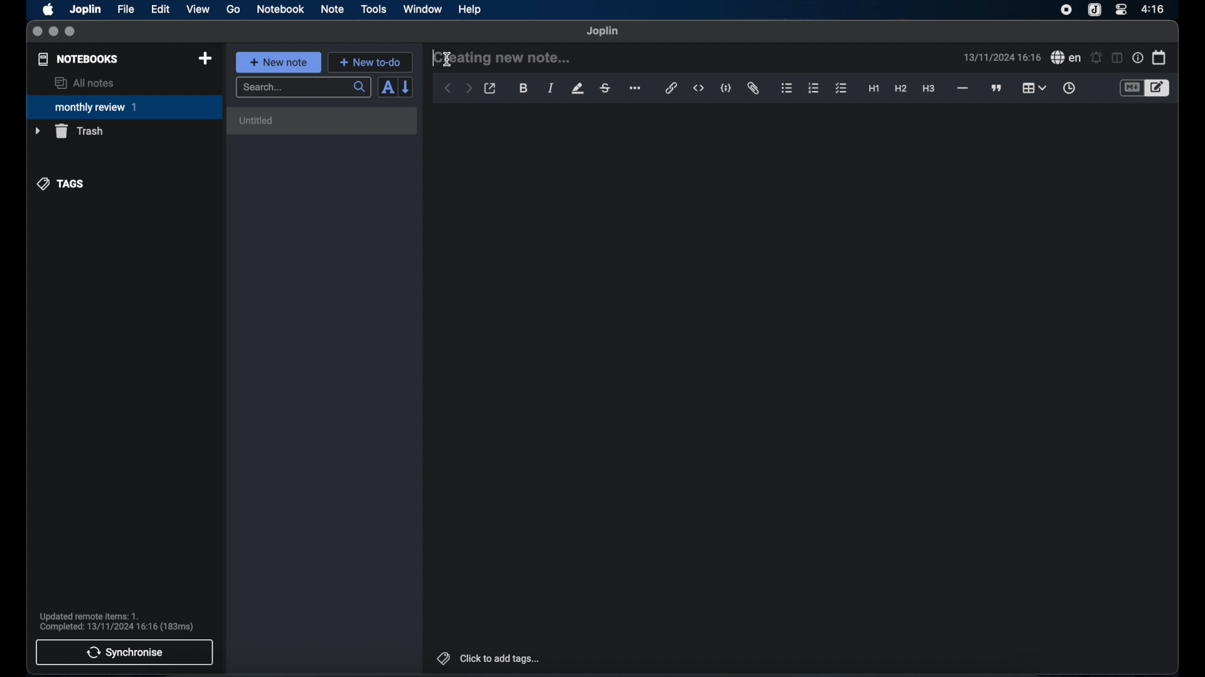 The image size is (1205, 677). I want to click on heading 2, so click(901, 89).